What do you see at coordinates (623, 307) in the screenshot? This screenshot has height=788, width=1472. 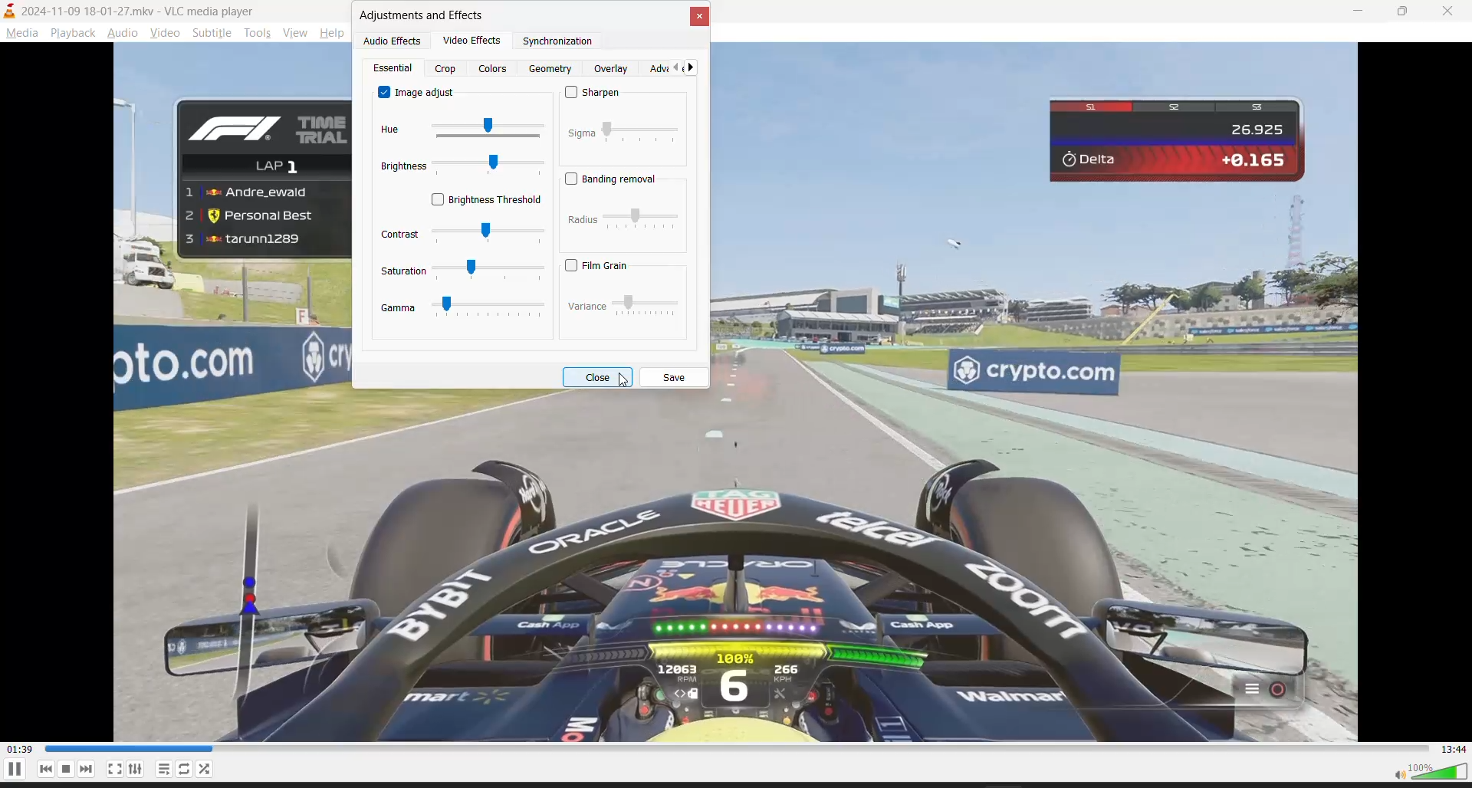 I see `variance` at bounding box center [623, 307].